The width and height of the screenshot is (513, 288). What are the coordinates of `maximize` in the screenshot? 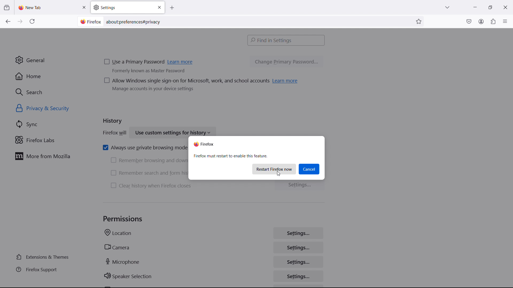 It's located at (489, 7).